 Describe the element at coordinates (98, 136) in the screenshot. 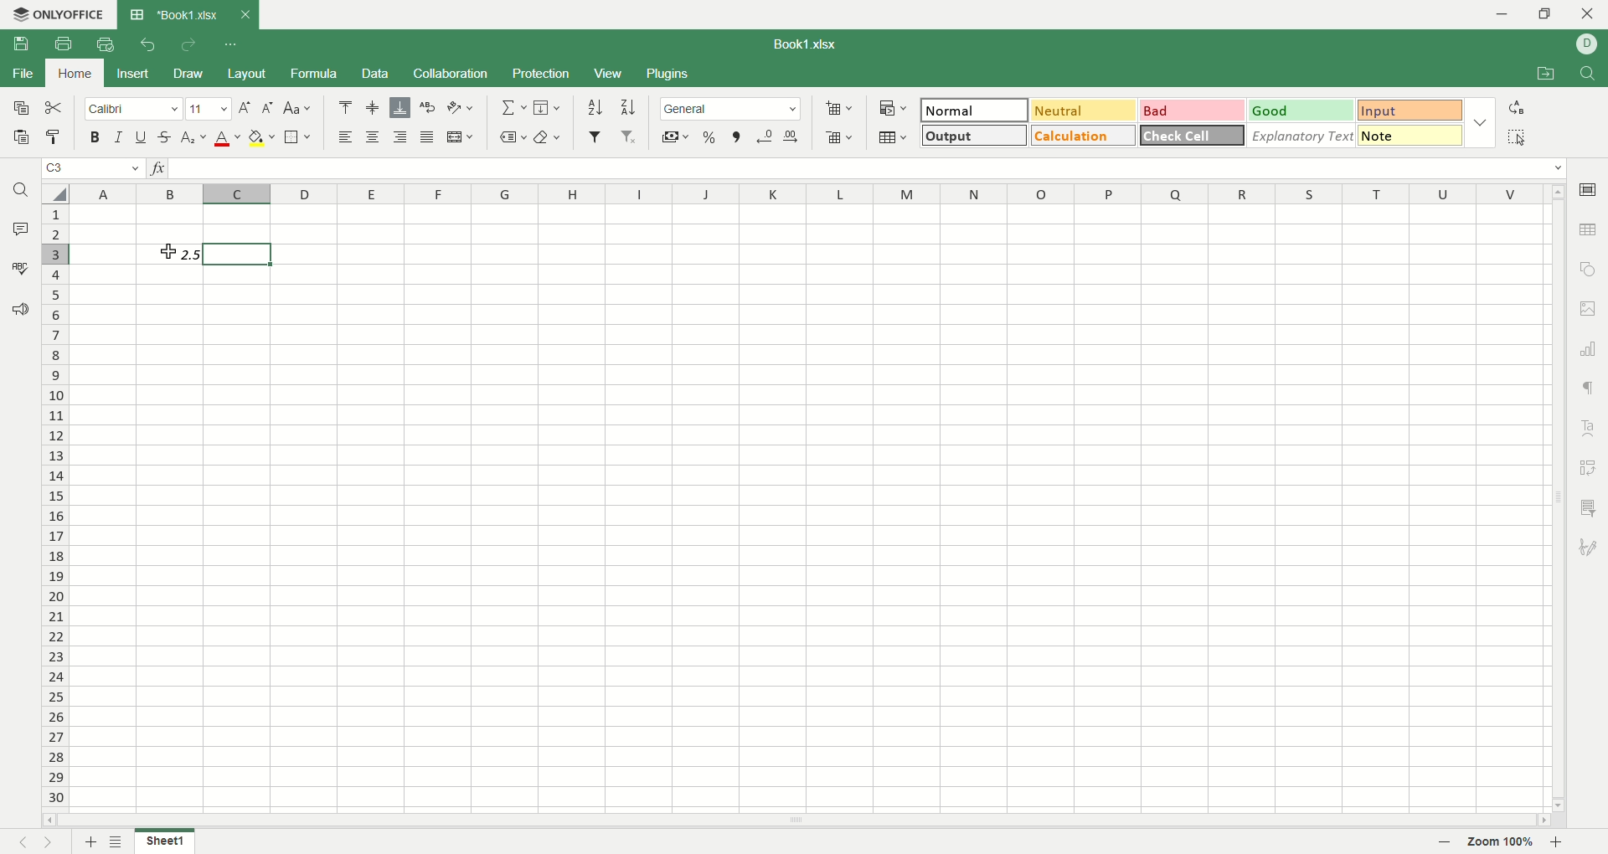

I see `bold` at that location.